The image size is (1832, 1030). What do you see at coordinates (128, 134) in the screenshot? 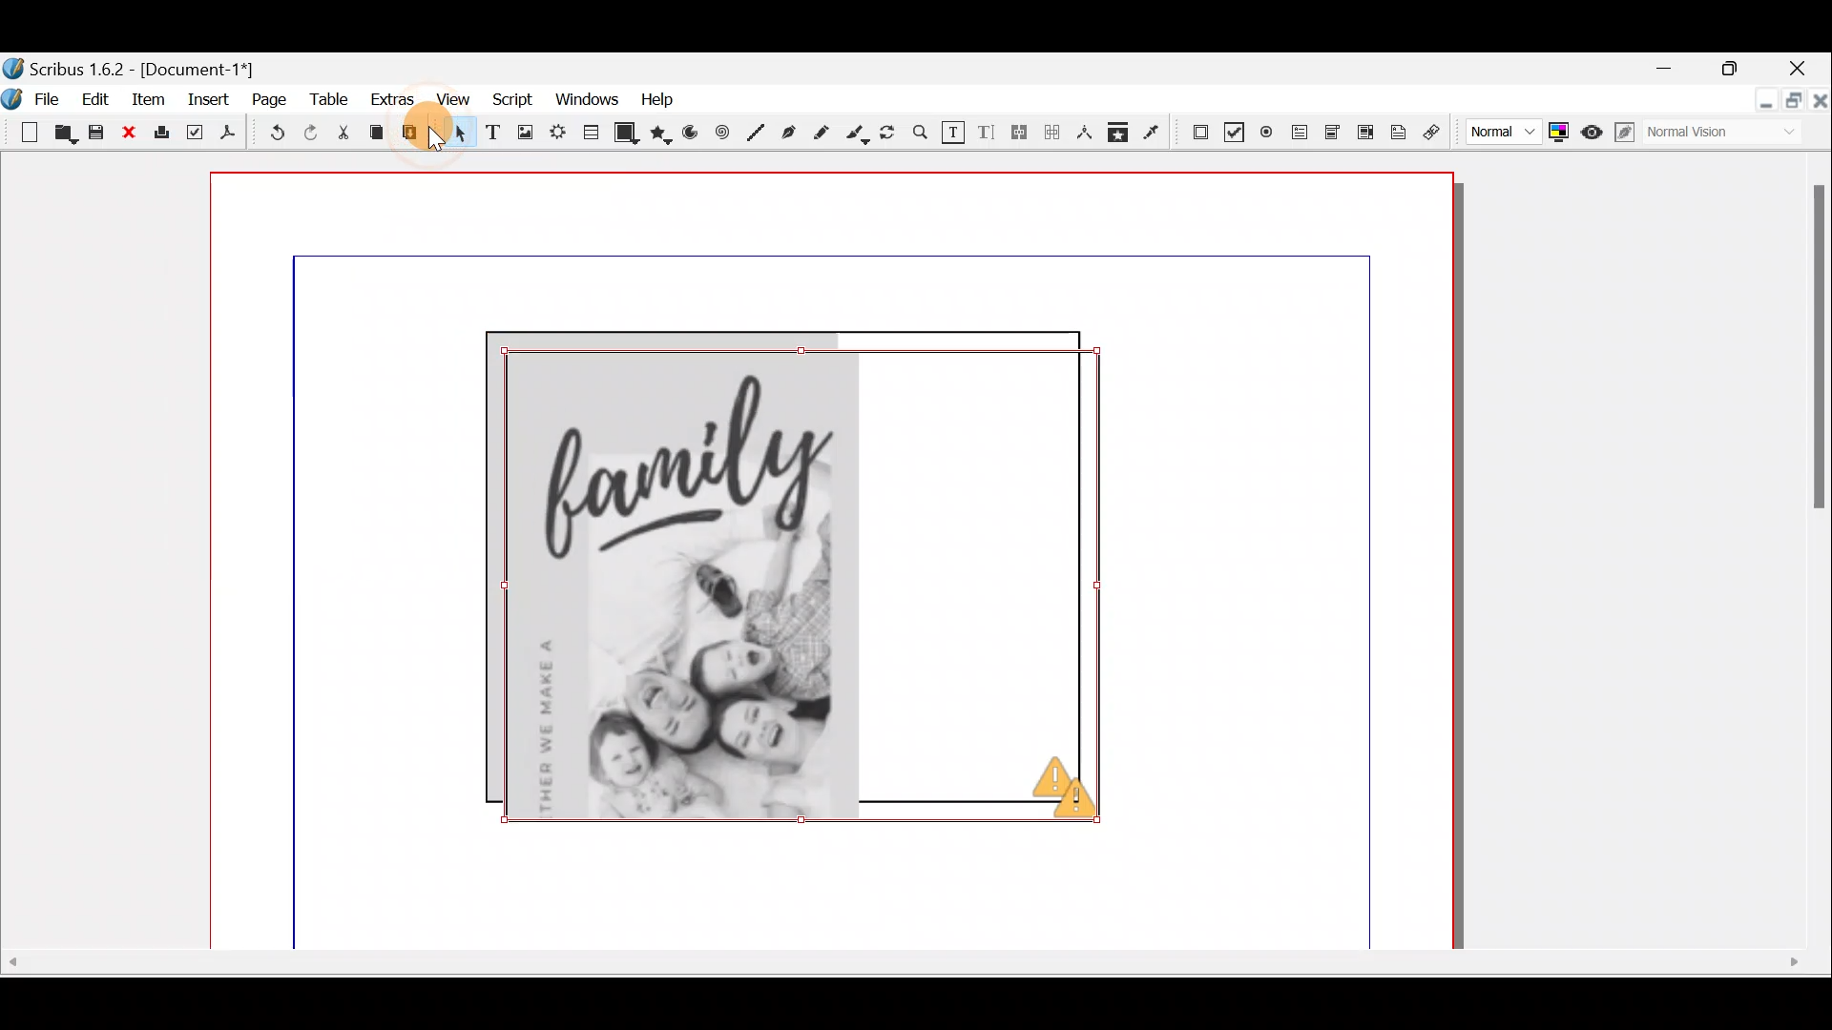
I see `Close` at bounding box center [128, 134].